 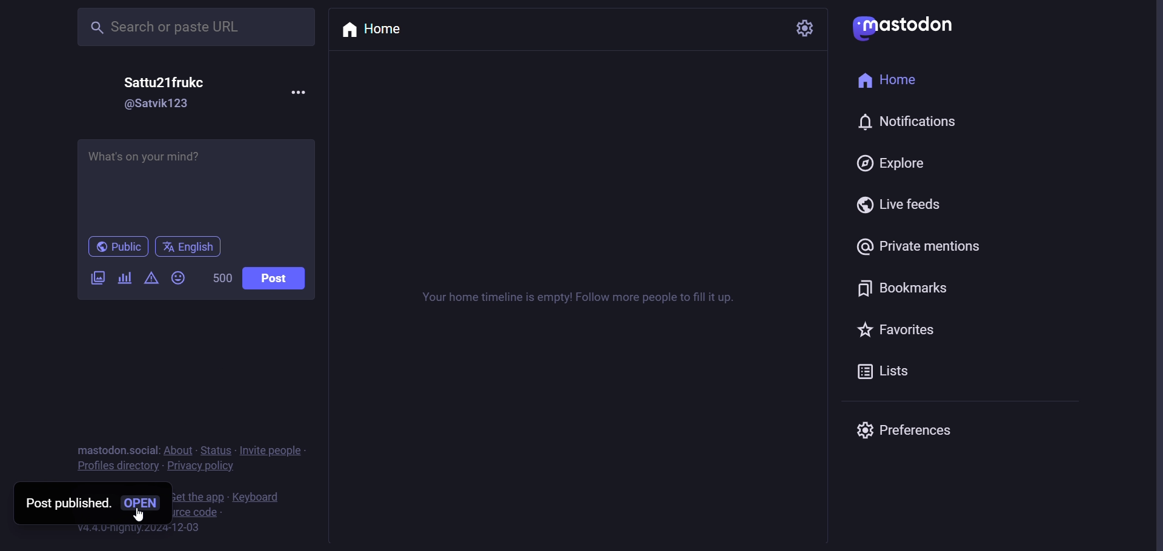 What do you see at coordinates (196, 512) in the screenshot?
I see `view source code` at bounding box center [196, 512].